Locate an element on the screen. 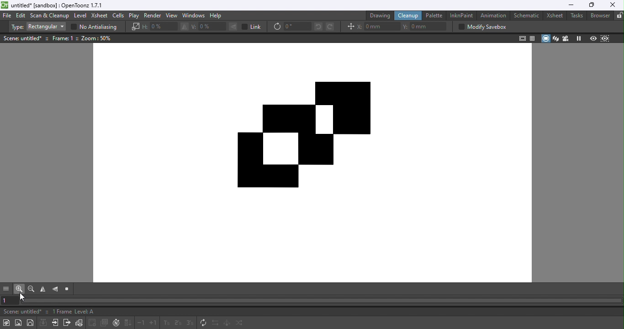 Image resolution: width=624 pixels, height=329 pixels. Xsheet is located at coordinates (553, 16).